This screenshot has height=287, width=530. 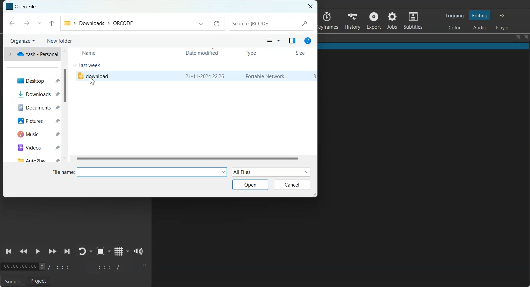 What do you see at coordinates (292, 41) in the screenshot?
I see `Show the preview pane` at bounding box center [292, 41].